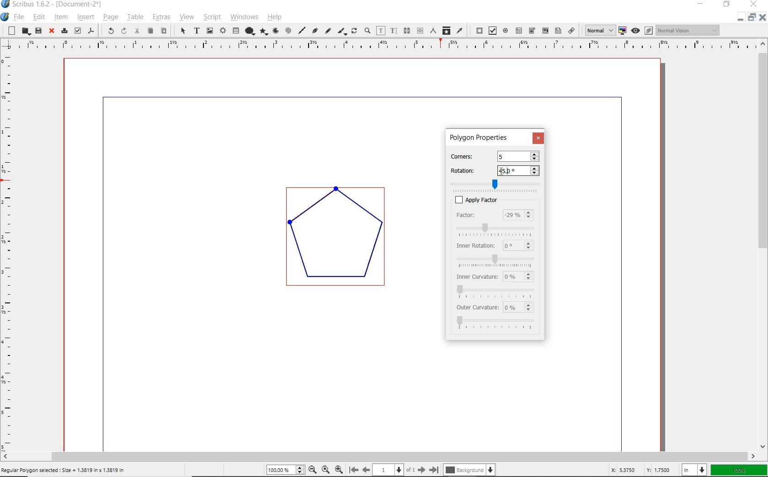 Image resolution: width=768 pixels, height=477 pixels. Describe the element at coordinates (276, 31) in the screenshot. I see `arc` at that location.